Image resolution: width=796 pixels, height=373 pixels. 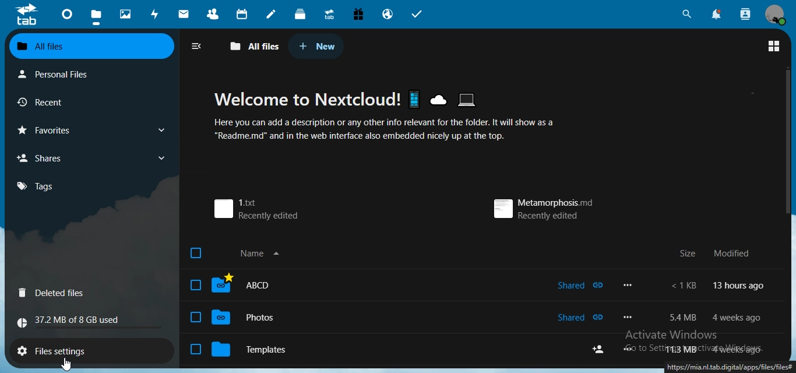 What do you see at coordinates (193, 284) in the screenshot?
I see `checkbox` at bounding box center [193, 284].